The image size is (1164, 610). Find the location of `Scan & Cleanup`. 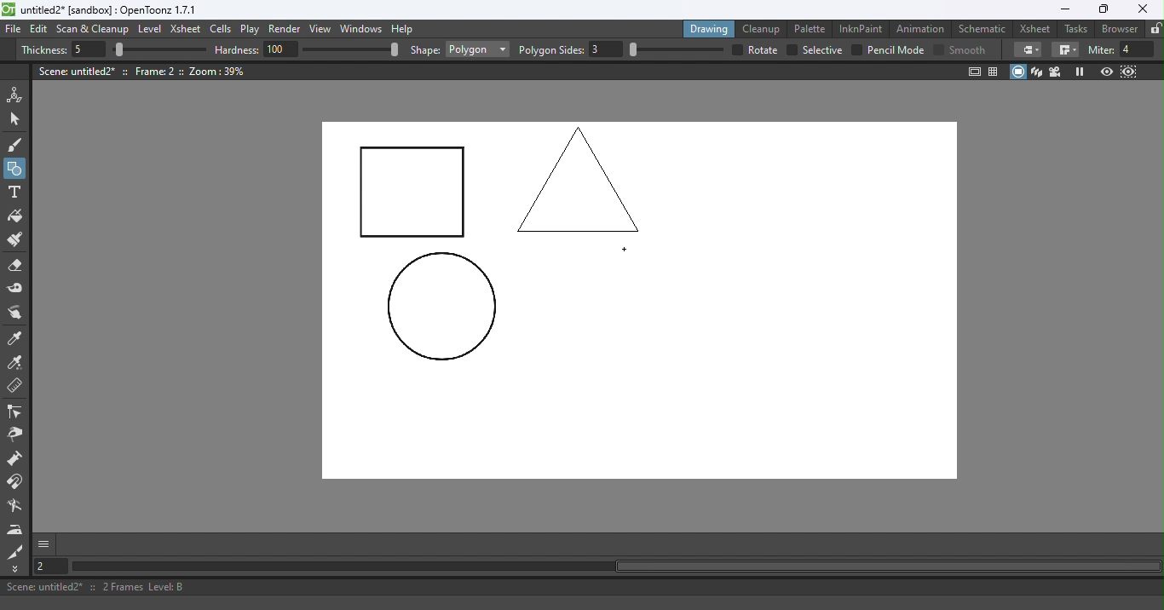

Scan & Cleanup is located at coordinates (93, 31).